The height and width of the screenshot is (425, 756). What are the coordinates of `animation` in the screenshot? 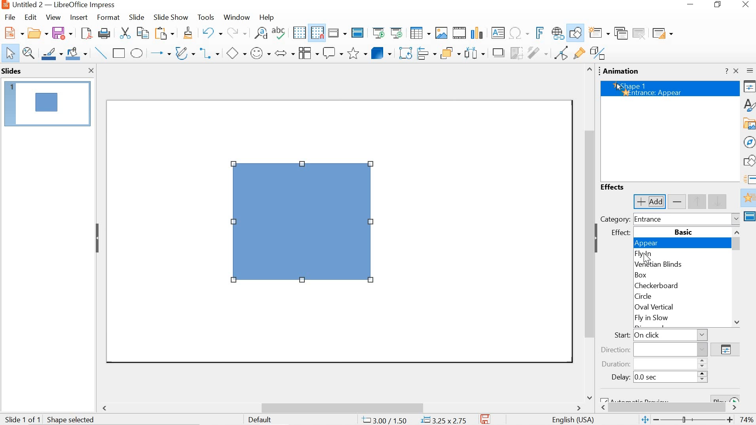 It's located at (623, 71).